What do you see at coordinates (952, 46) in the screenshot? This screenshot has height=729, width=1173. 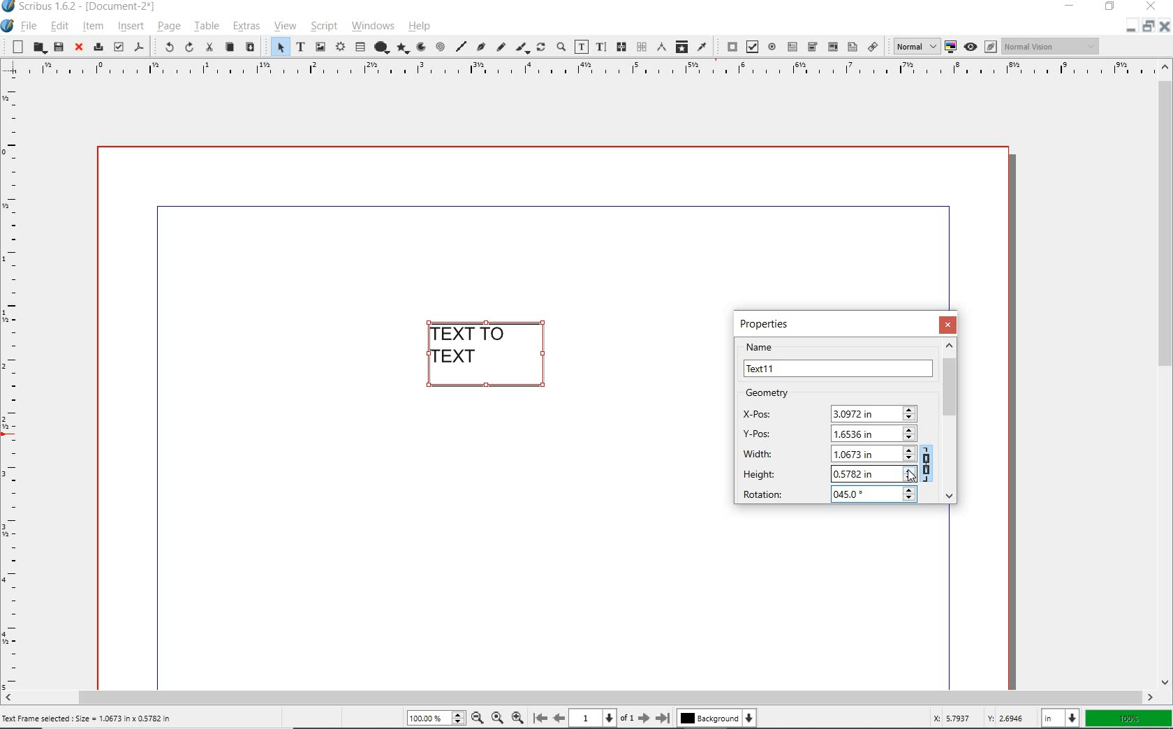 I see `toggle color` at bounding box center [952, 46].